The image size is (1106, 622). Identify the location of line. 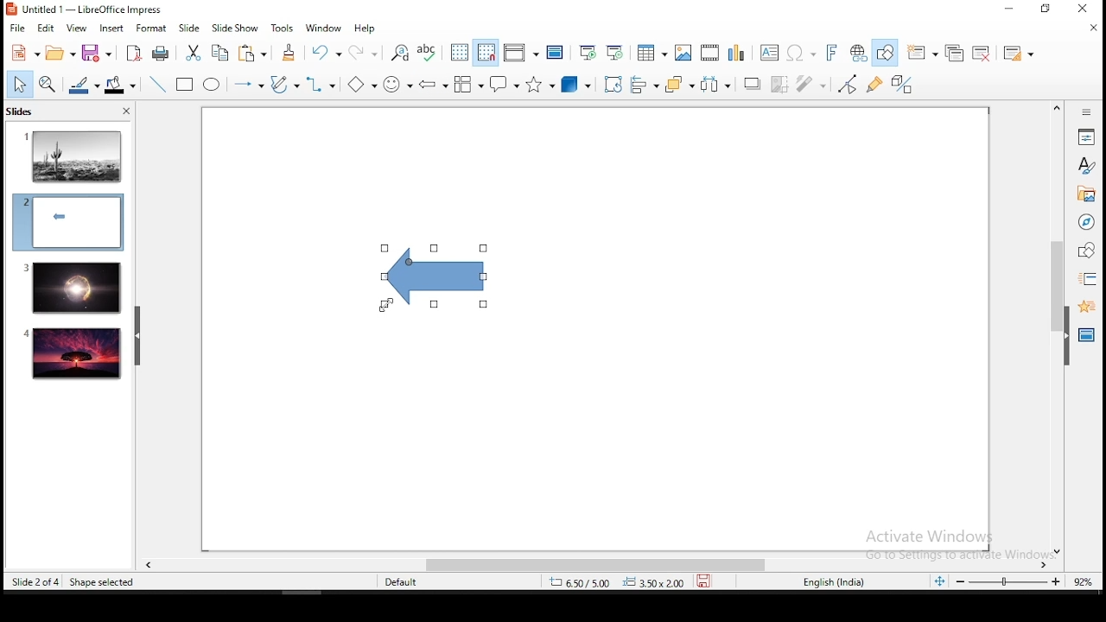
(156, 85).